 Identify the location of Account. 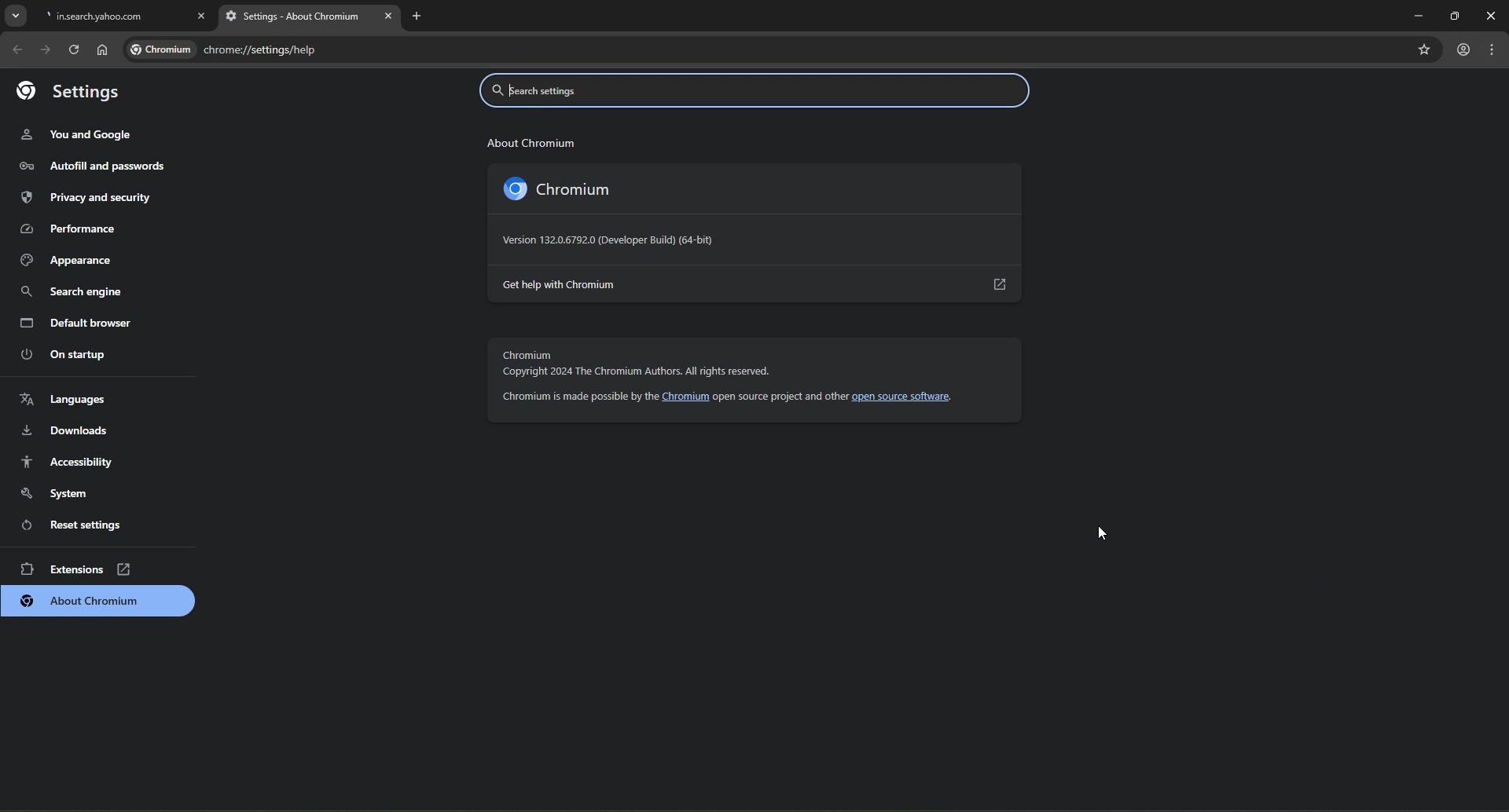
(1463, 49).